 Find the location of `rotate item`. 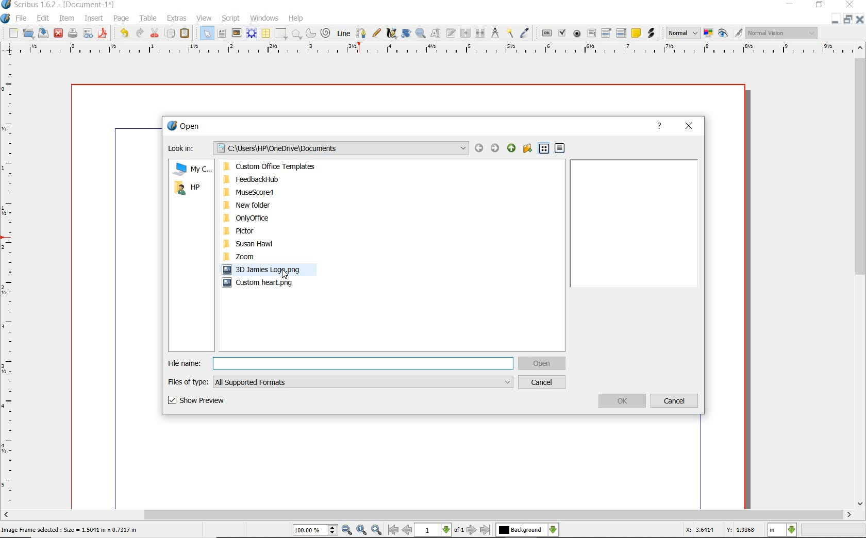

rotate item is located at coordinates (405, 34).